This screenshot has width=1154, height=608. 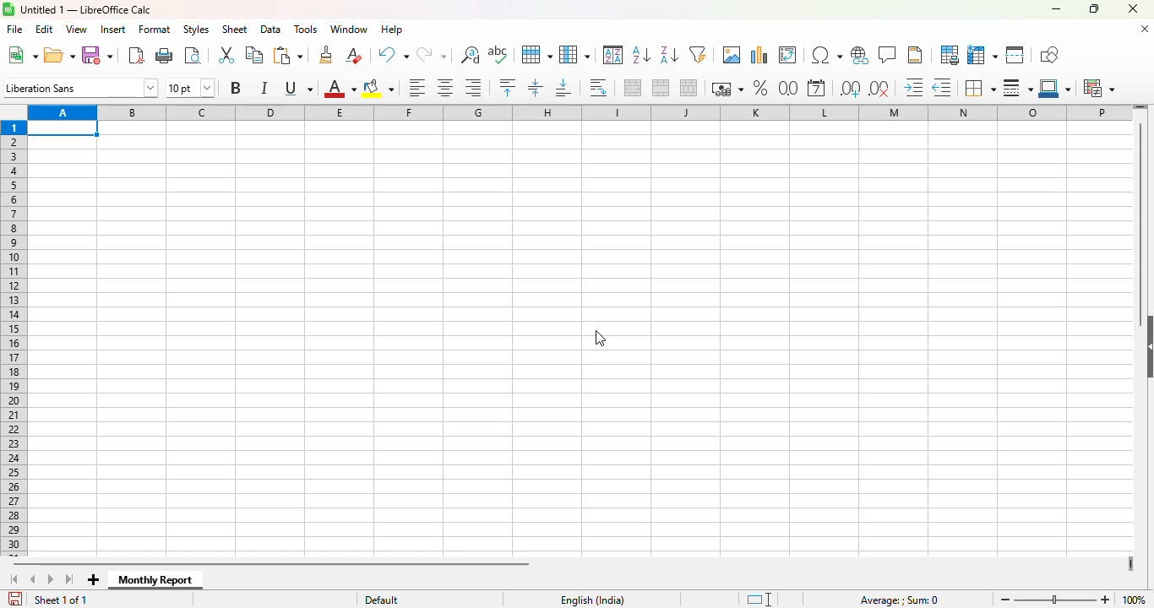 I want to click on click to save the document, so click(x=15, y=598).